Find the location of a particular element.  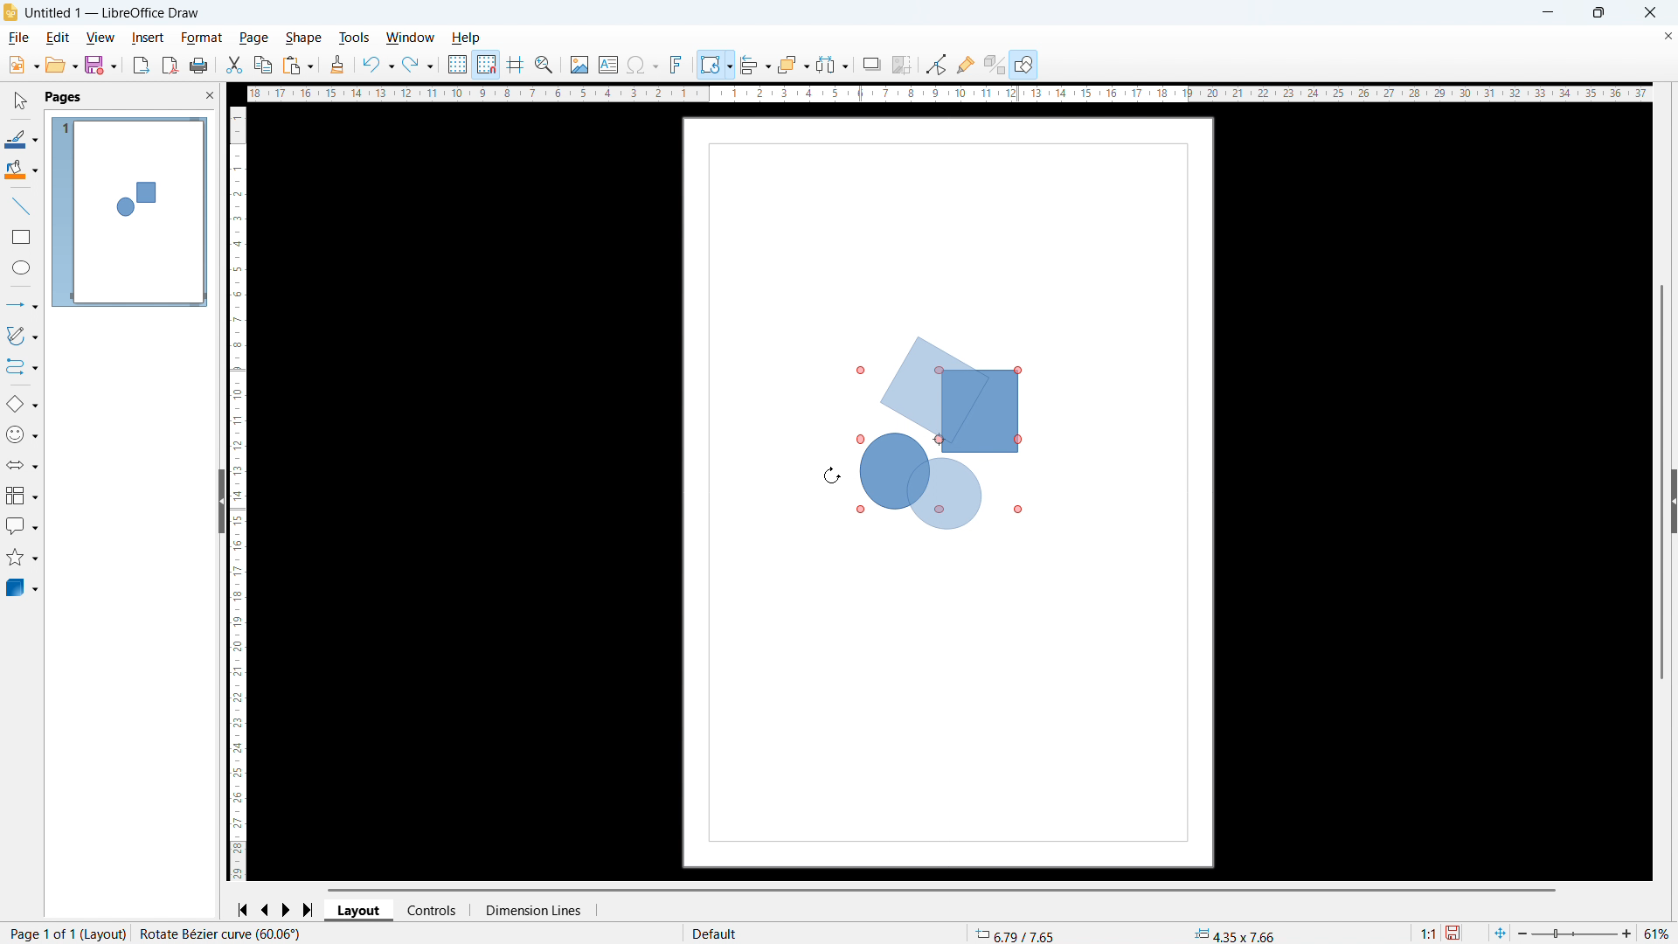

Default page style  is located at coordinates (718, 934).